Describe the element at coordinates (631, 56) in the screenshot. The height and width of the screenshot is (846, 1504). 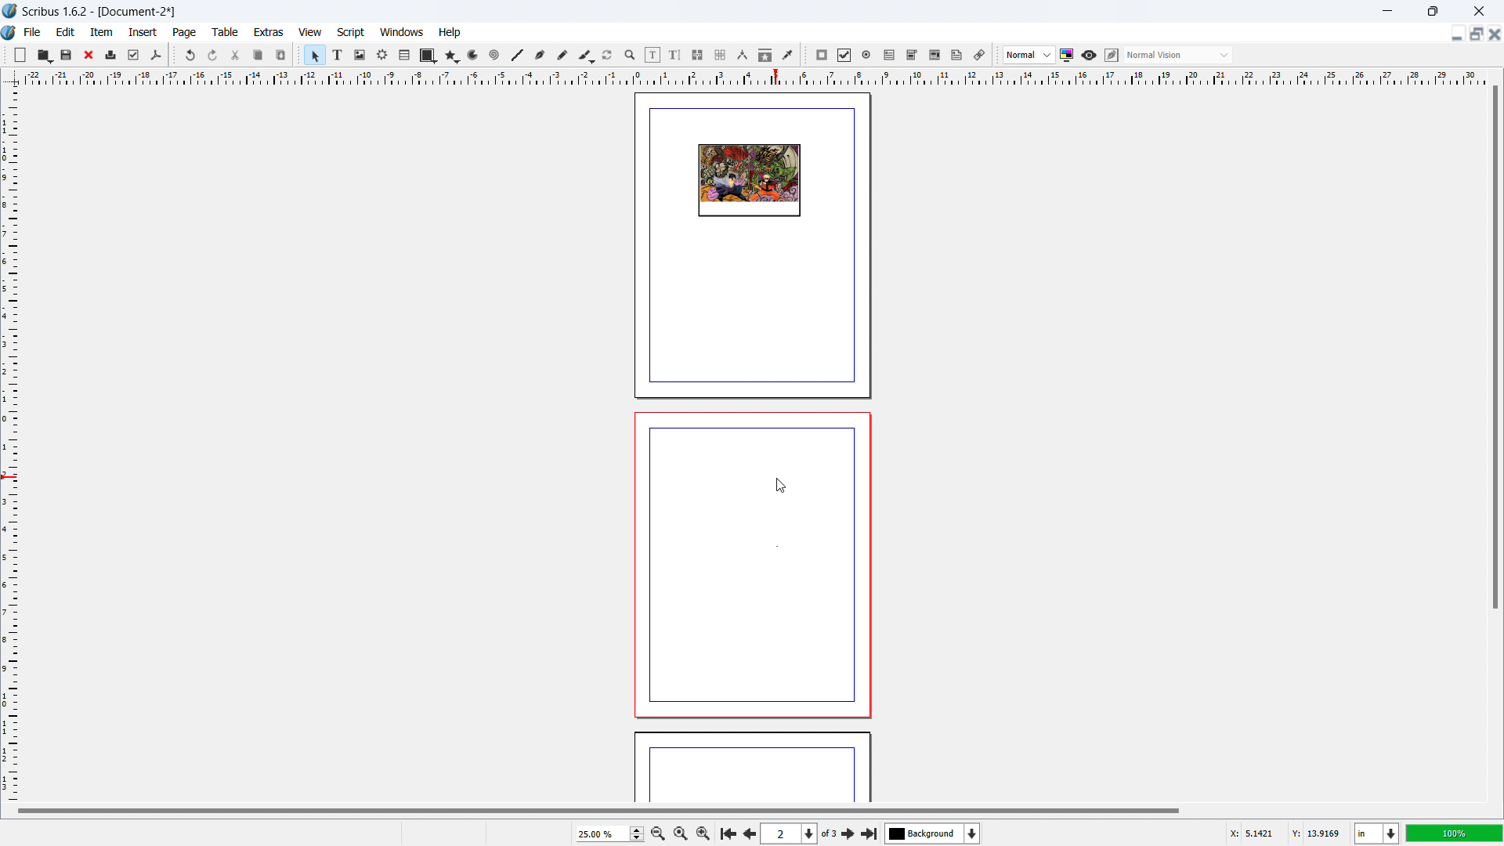
I see `zoom in/out` at that location.